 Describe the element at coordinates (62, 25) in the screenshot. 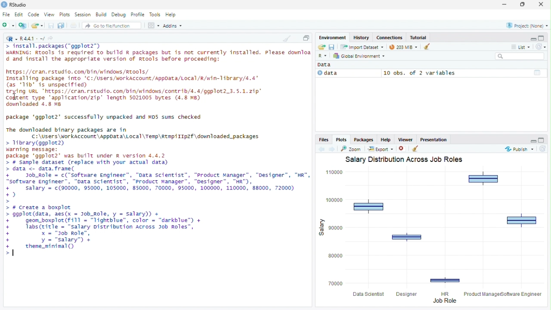

I see `save all open documents` at that location.